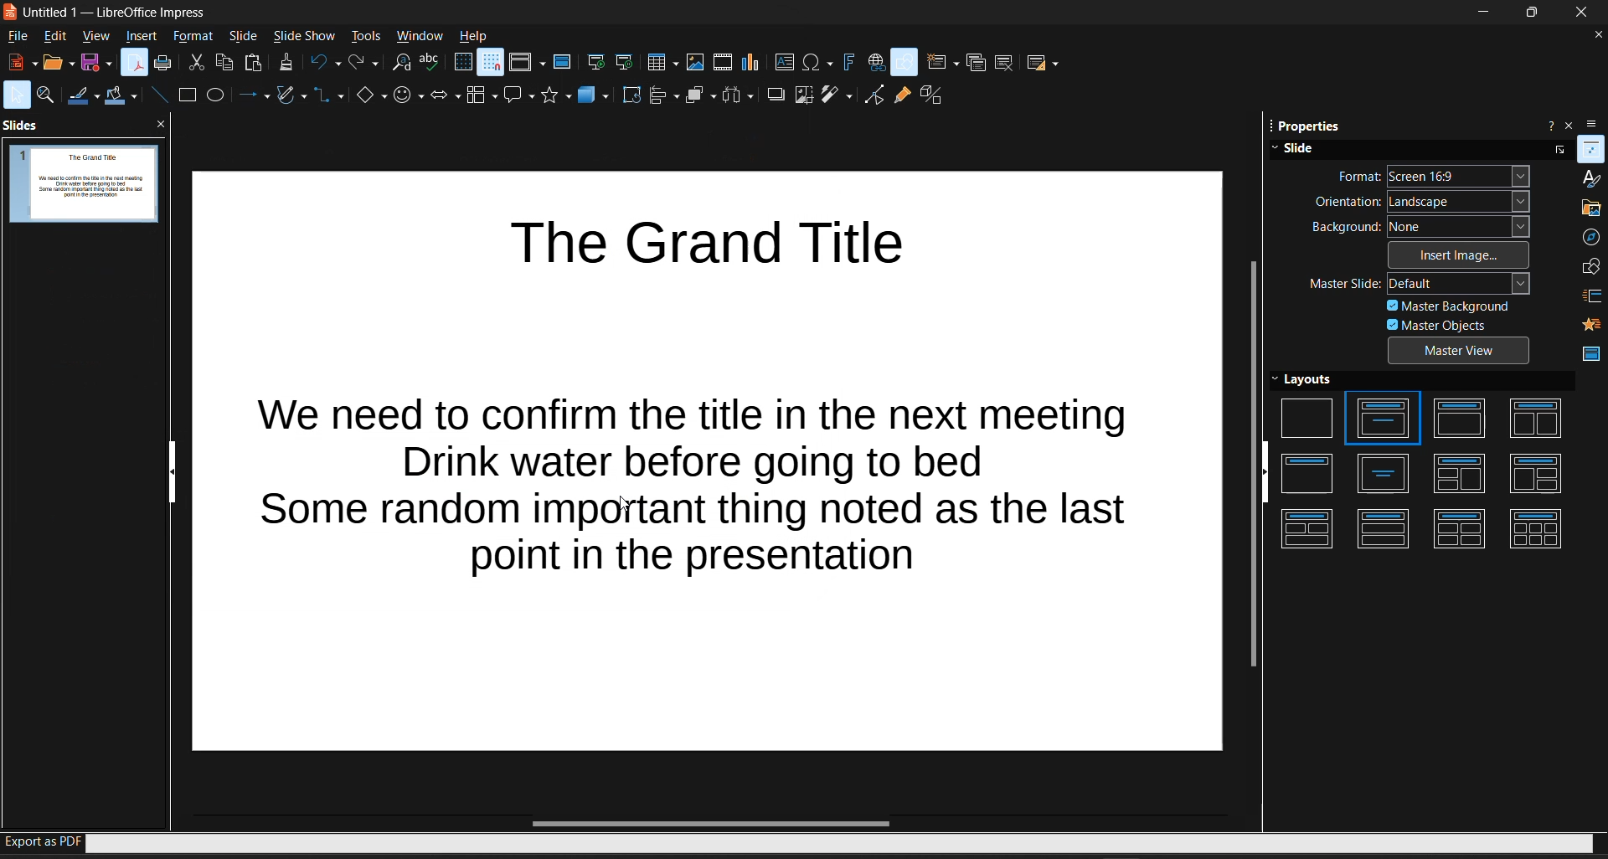  Describe the element at coordinates (904, 61) in the screenshot. I see `show draw functions` at that location.